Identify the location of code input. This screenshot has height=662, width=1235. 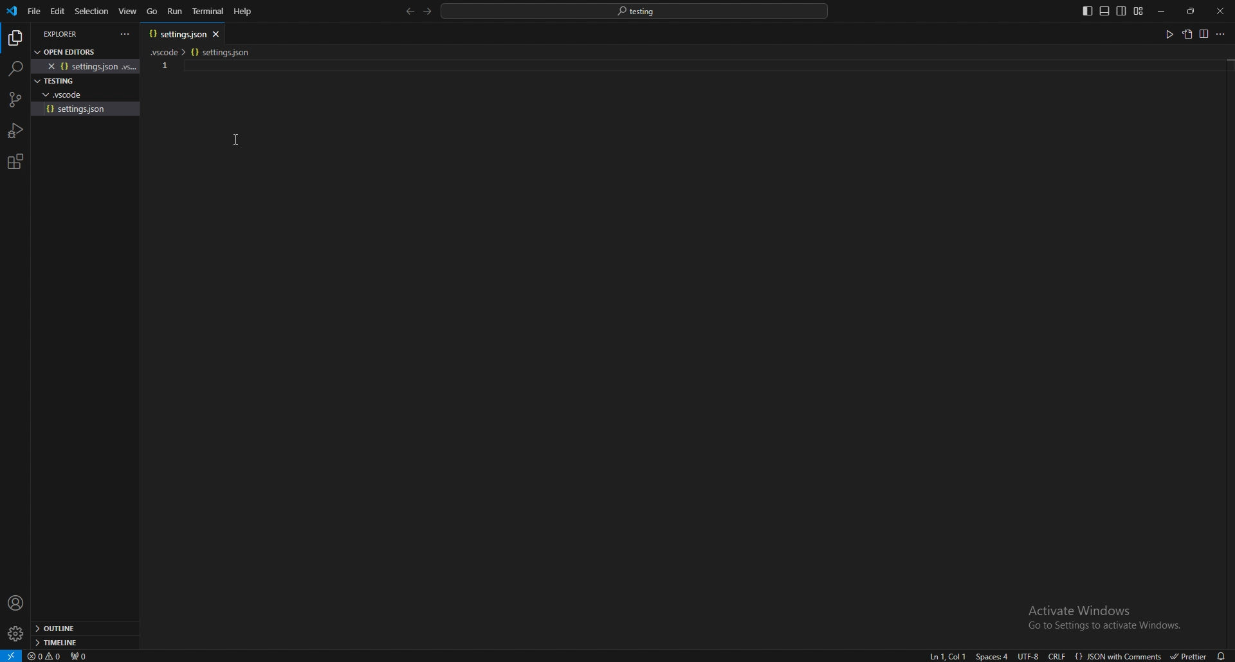
(274, 66).